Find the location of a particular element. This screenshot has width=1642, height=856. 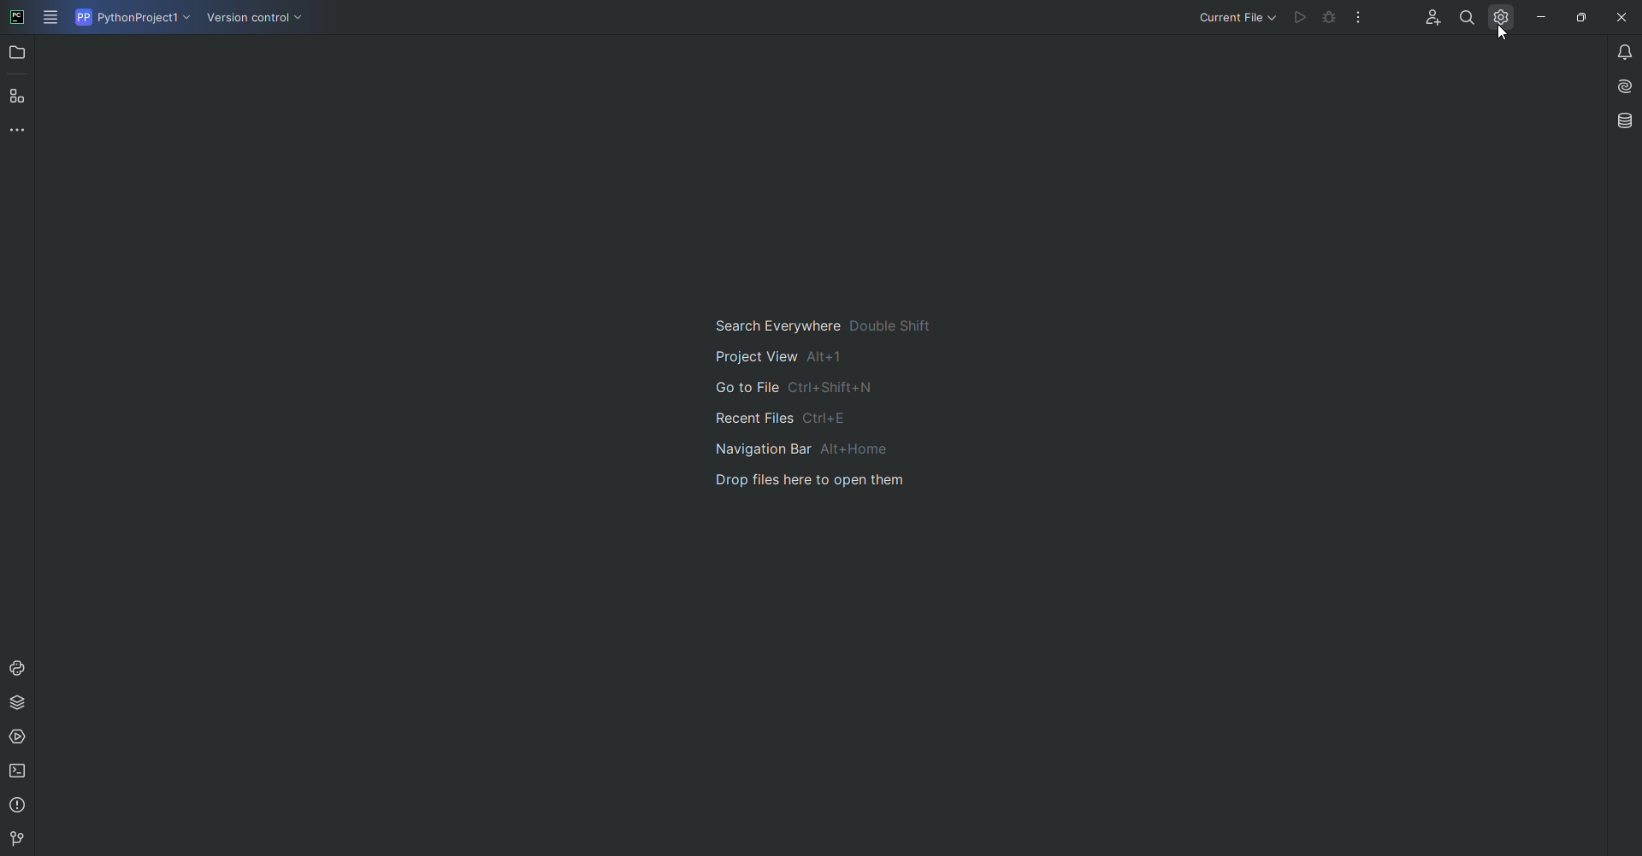

Code with me is located at coordinates (1429, 19).